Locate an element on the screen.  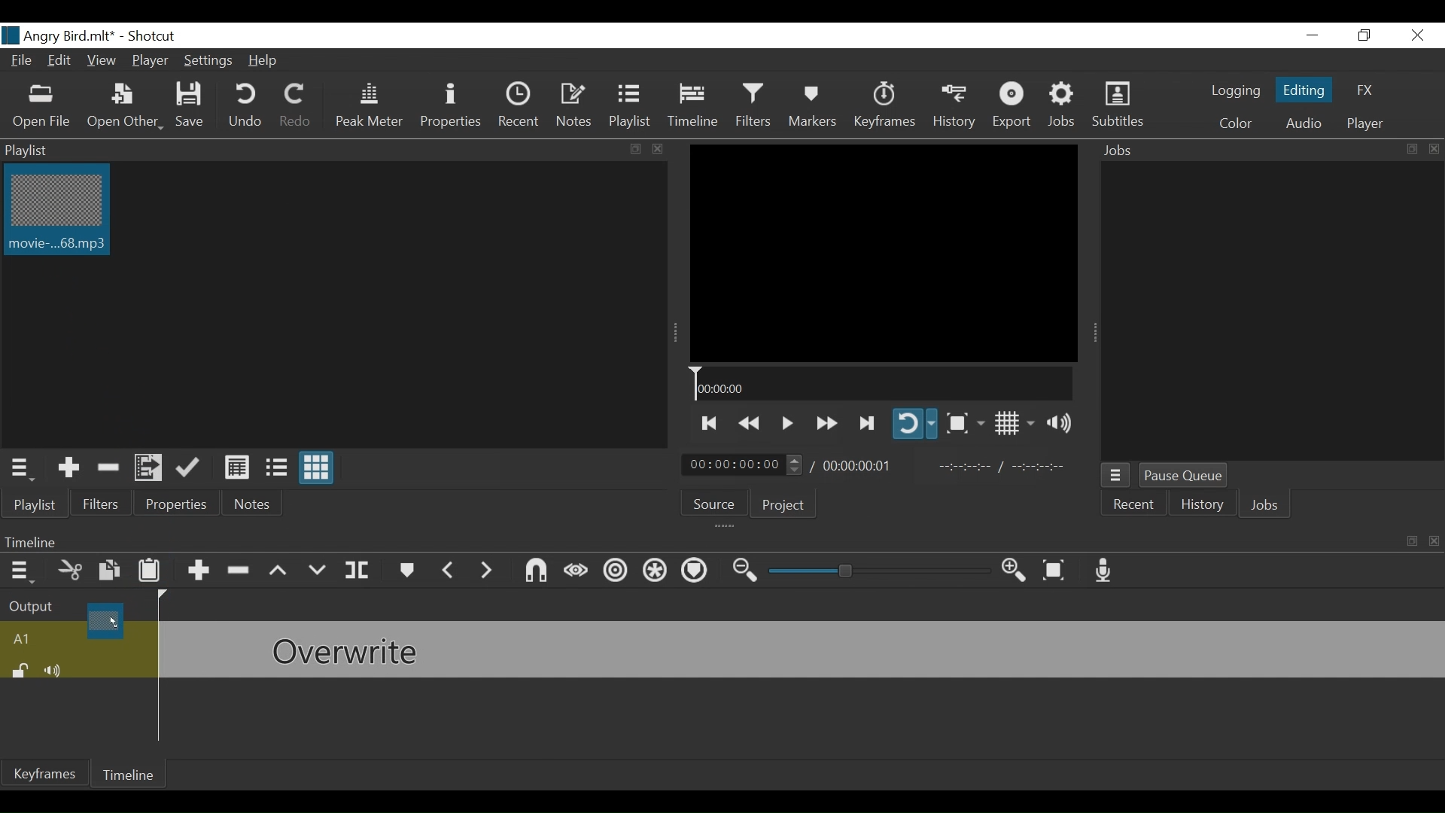
Jobs Panel is located at coordinates (1268, 309).